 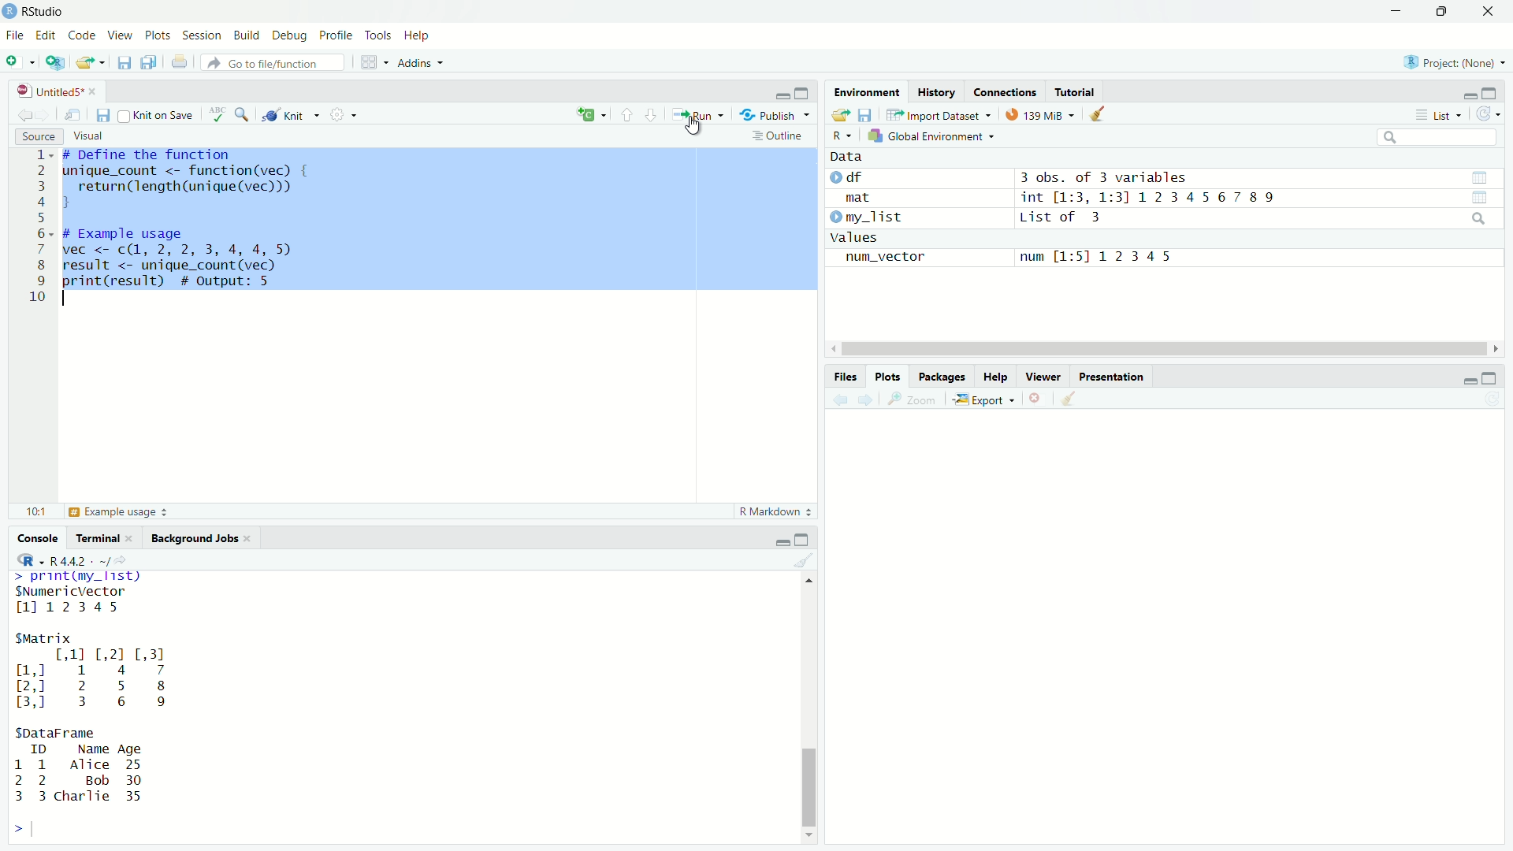 What do you see at coordinates (420, 36) in the screenshot?
I see `Help` at bounding box center [420, 36].